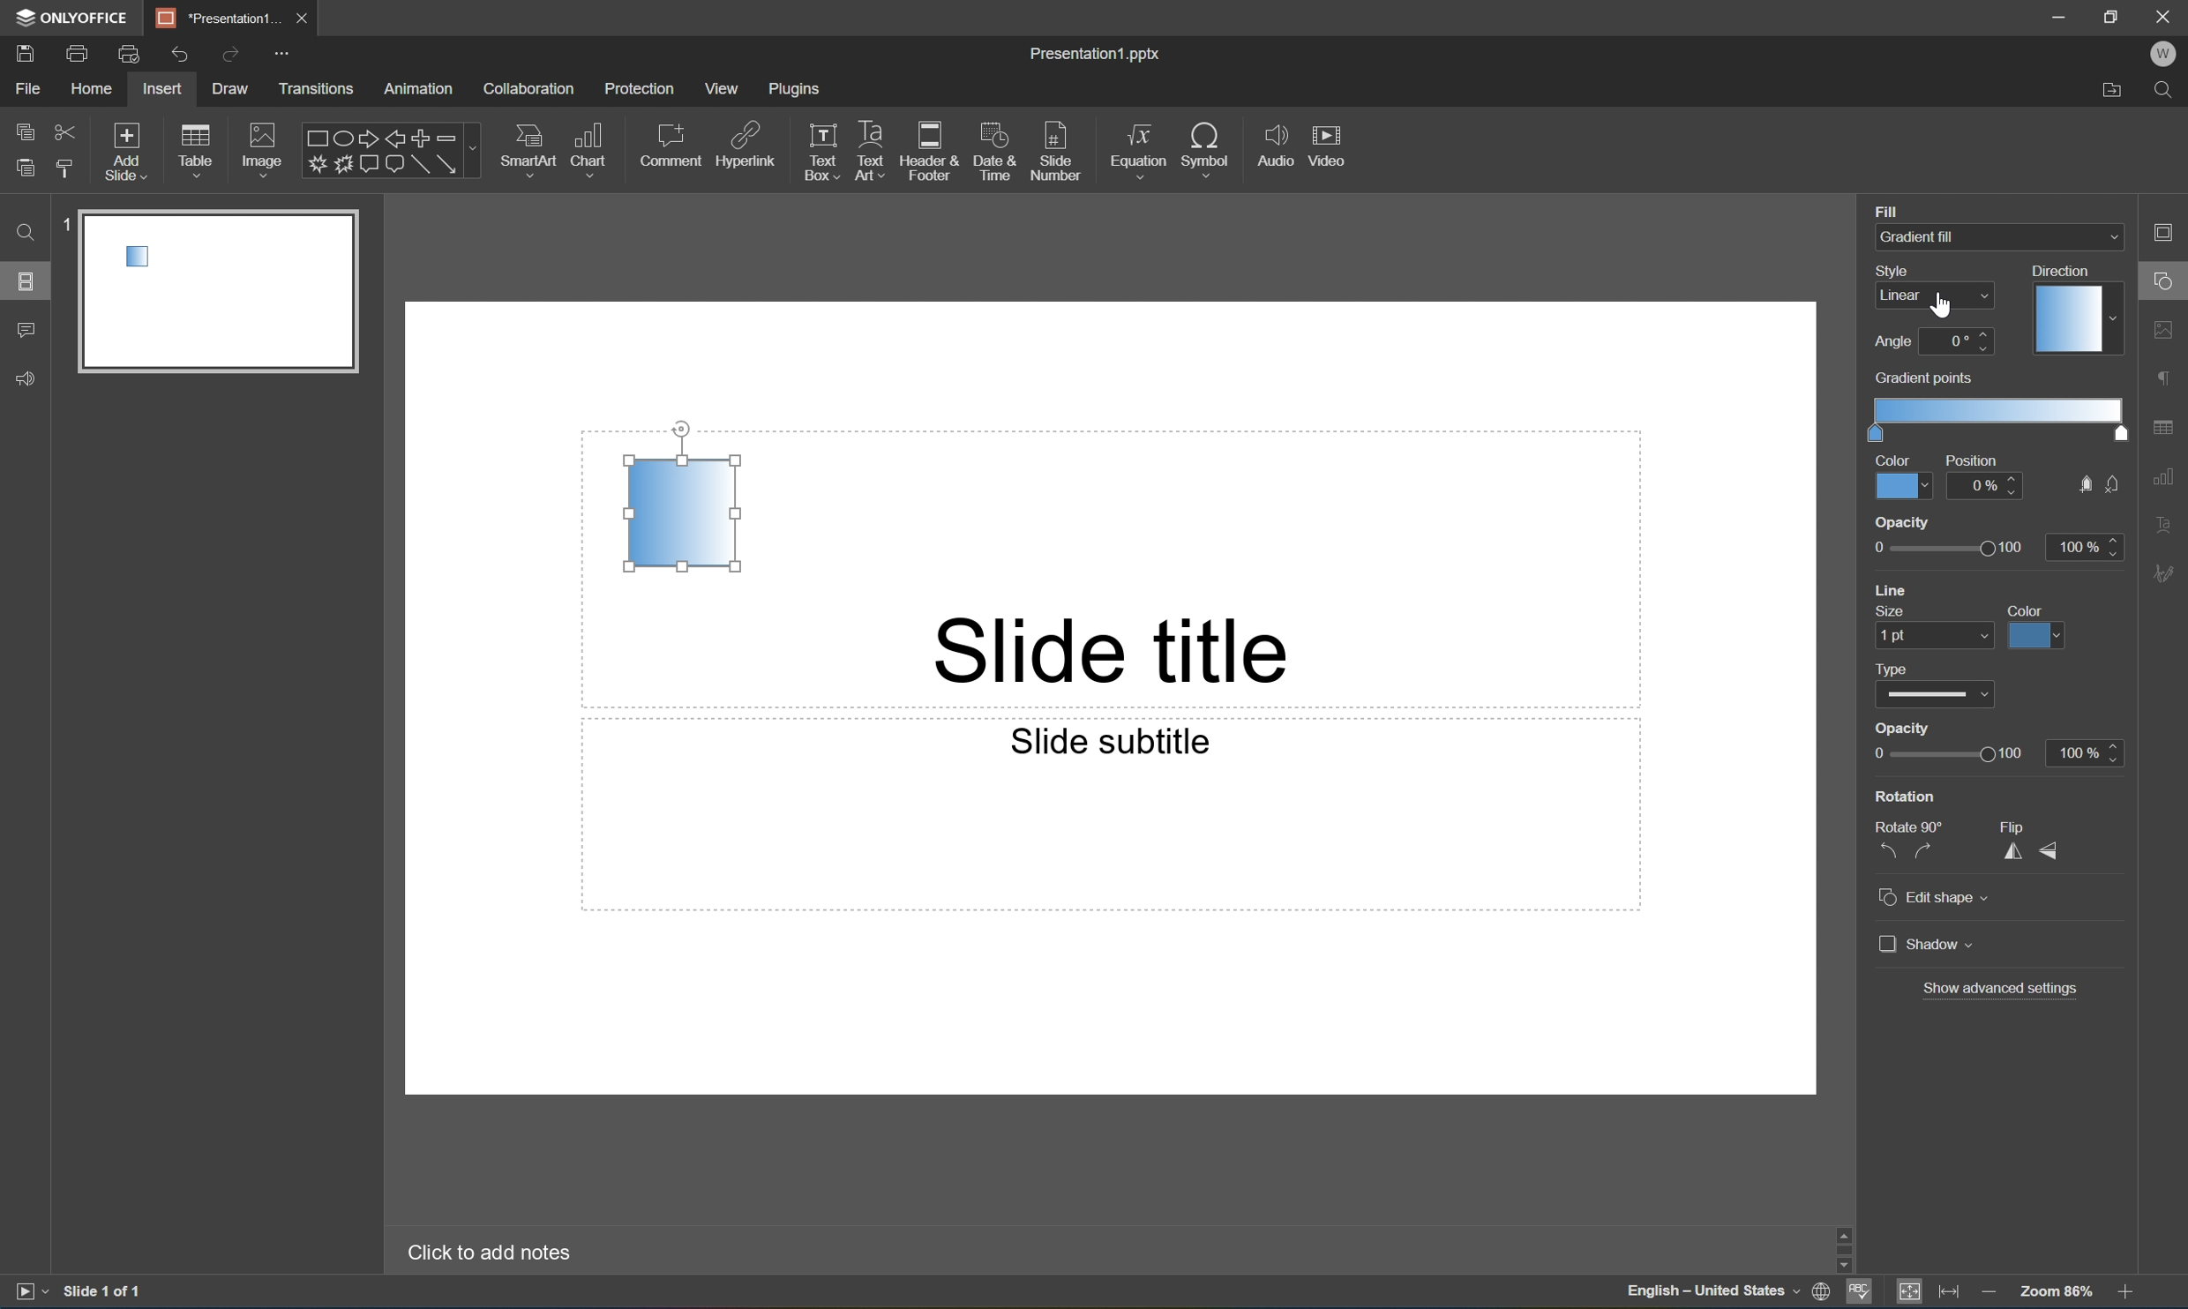 This screenshot has height=1309, width=2188. I want to click on English-United States, so click(1710, 1294).